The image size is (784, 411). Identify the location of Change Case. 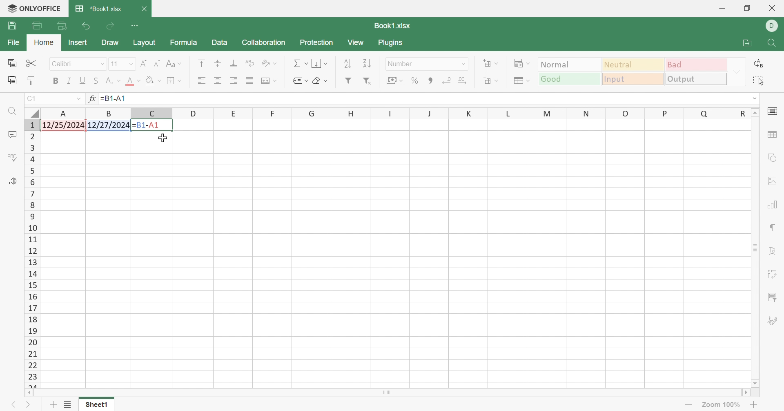
(174, 64).